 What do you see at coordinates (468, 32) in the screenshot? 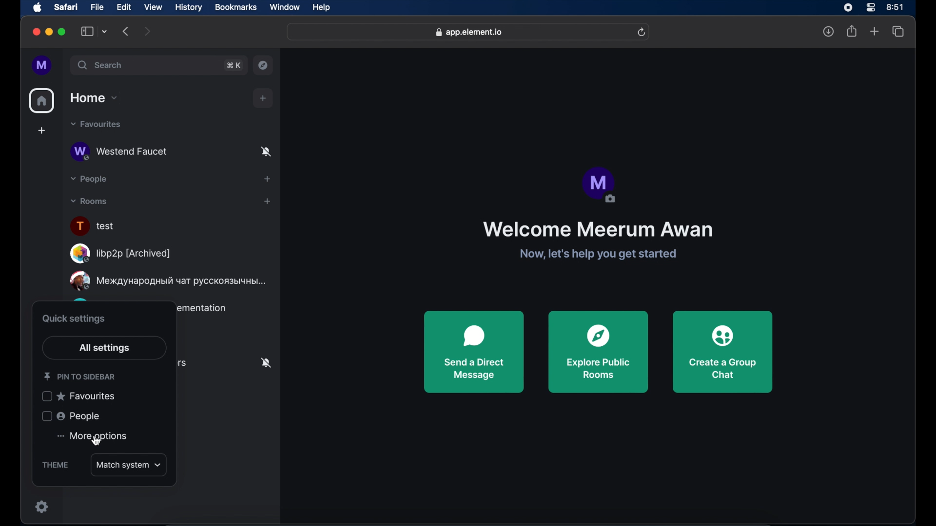
I see `web address- app.element.io` at bounding box center [468, 32].